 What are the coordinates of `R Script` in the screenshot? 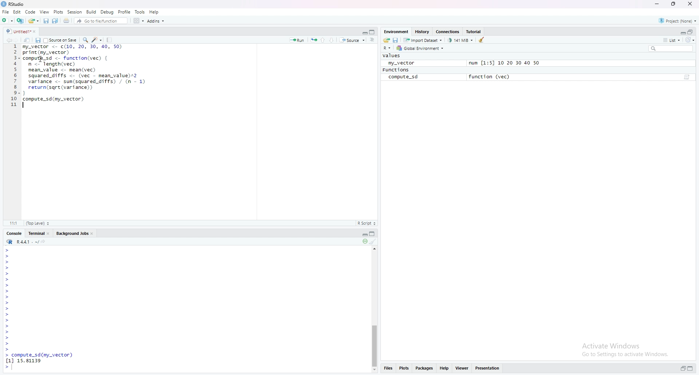 It's located at (366, 223).